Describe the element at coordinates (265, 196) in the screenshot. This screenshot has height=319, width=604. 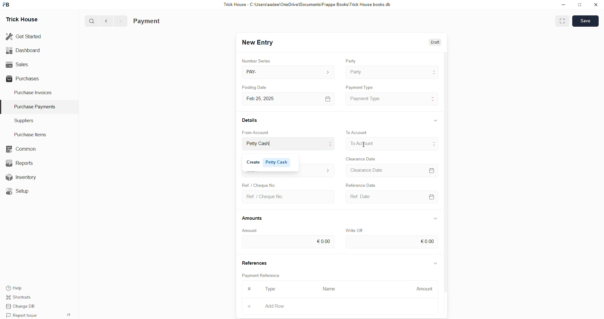
I see `Ref. / Cheque No.` at that location.